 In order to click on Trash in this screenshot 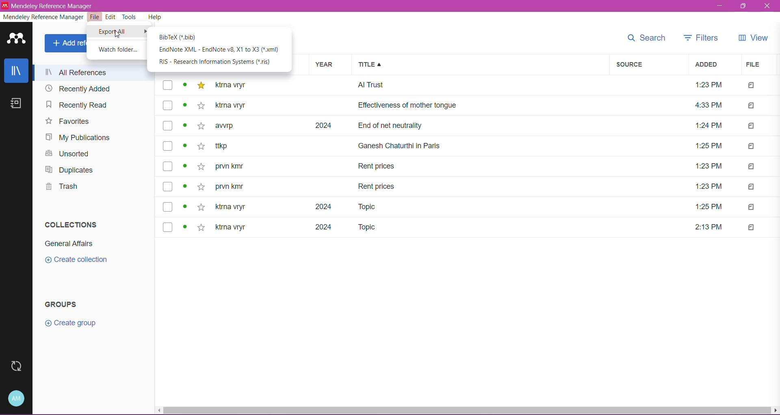, I will do `click(62, 188)`.